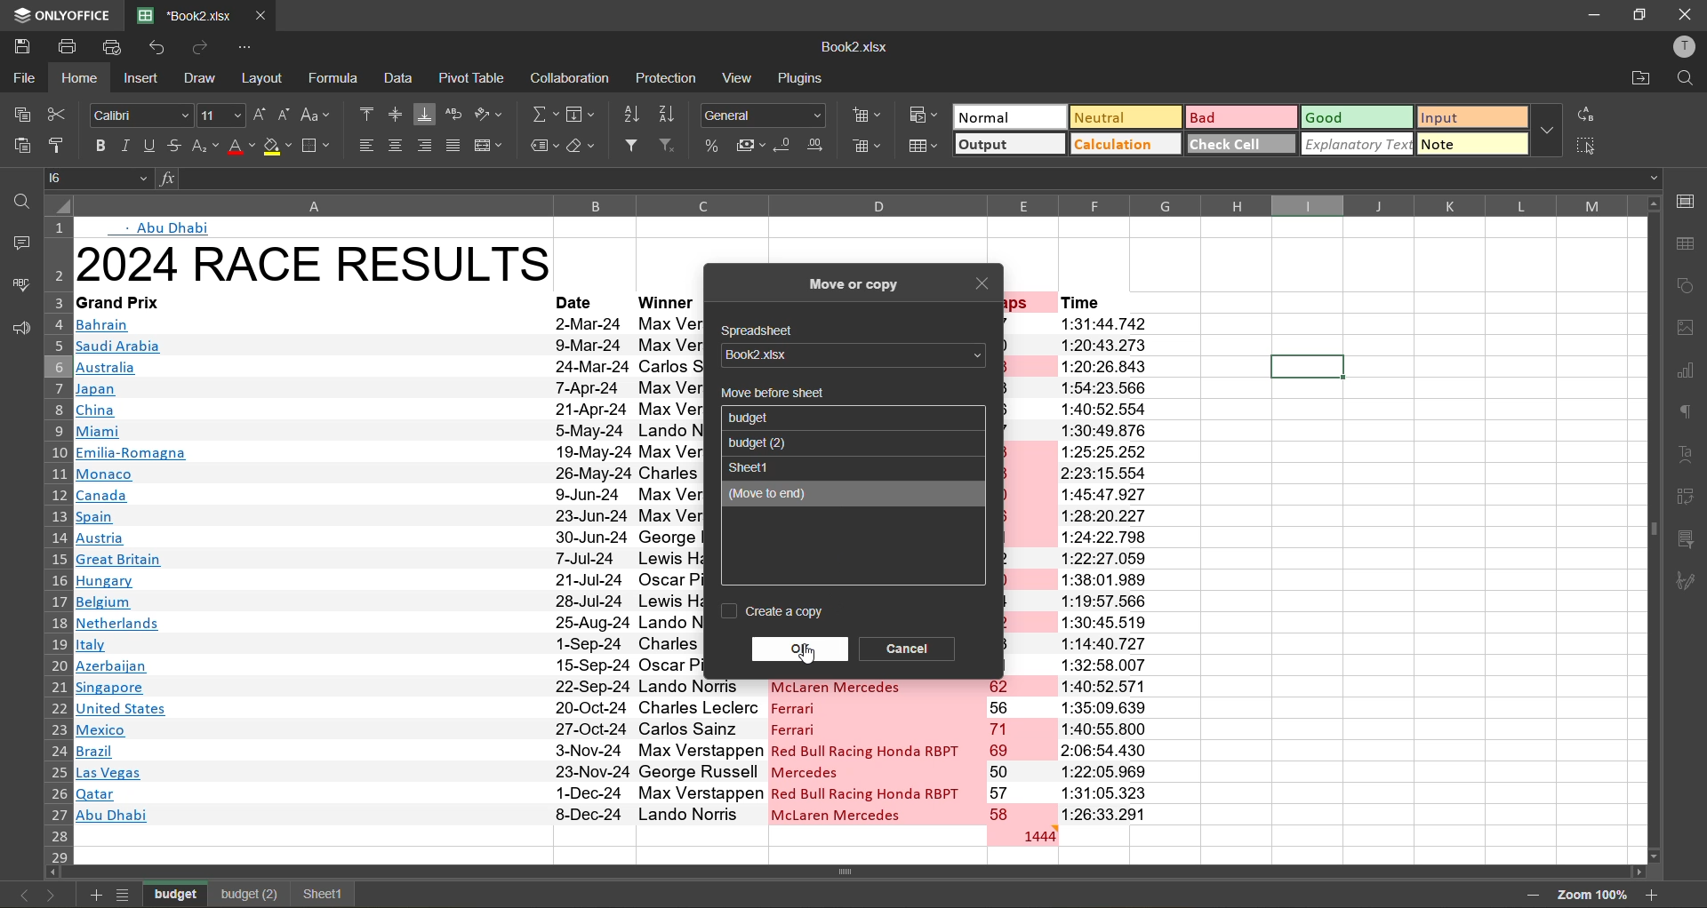 This screenshot has height=908, width=1707. Describe the element at coordinates (806, 82) in the screenshot. I see `plugin` at that location.